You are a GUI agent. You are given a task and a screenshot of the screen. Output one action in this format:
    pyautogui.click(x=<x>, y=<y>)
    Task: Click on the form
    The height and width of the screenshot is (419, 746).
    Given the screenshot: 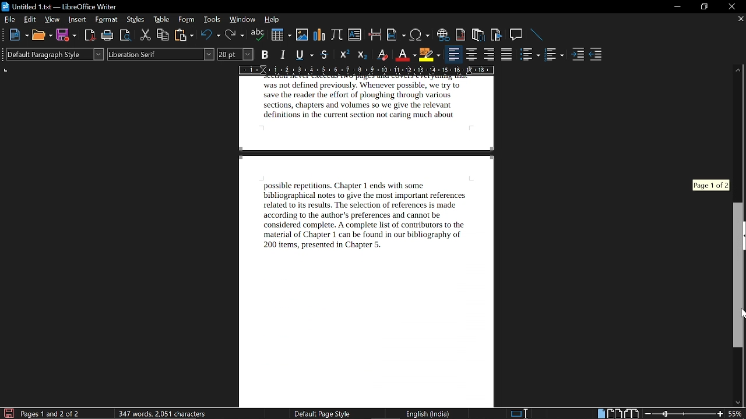 What is the action you would take?
    pyautogui.click(x=187, y=20)
    